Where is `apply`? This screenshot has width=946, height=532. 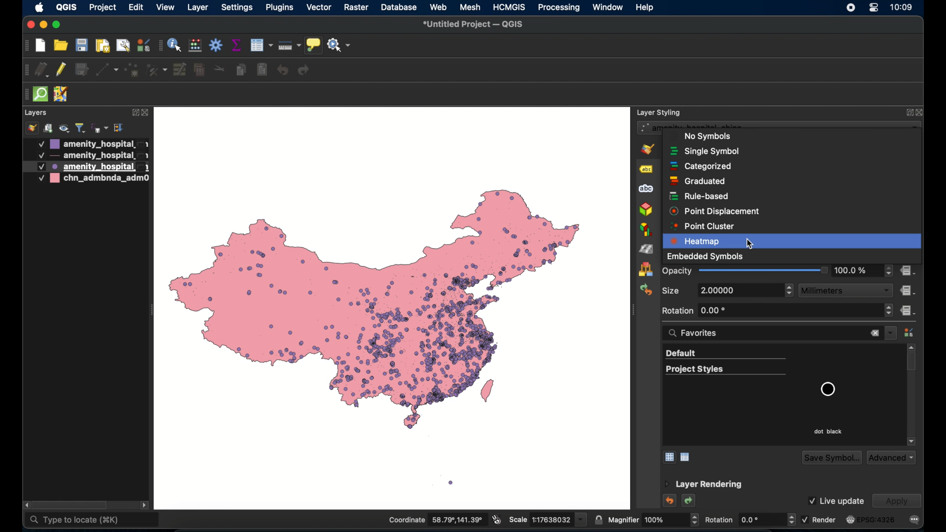
apply is located at coordinates (896, 500).